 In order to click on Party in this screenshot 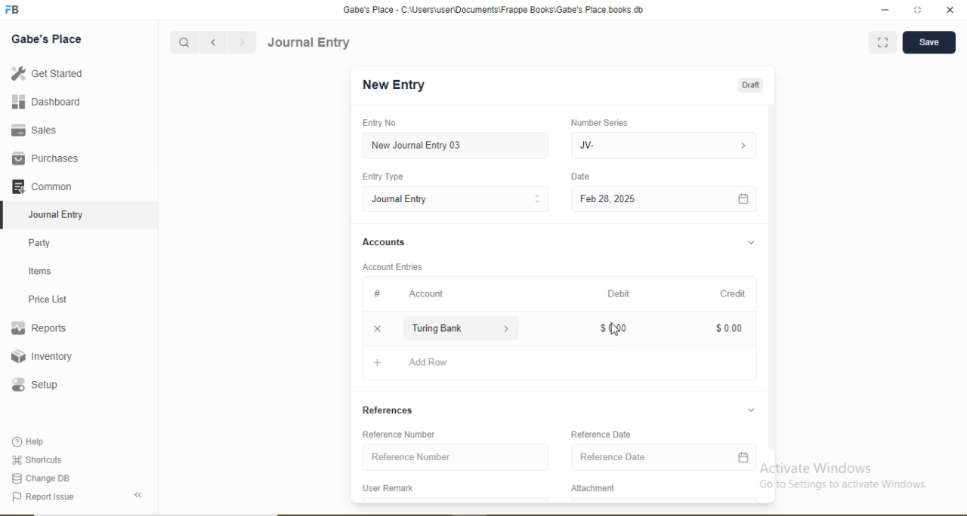, I will do `click(40, 244)`.